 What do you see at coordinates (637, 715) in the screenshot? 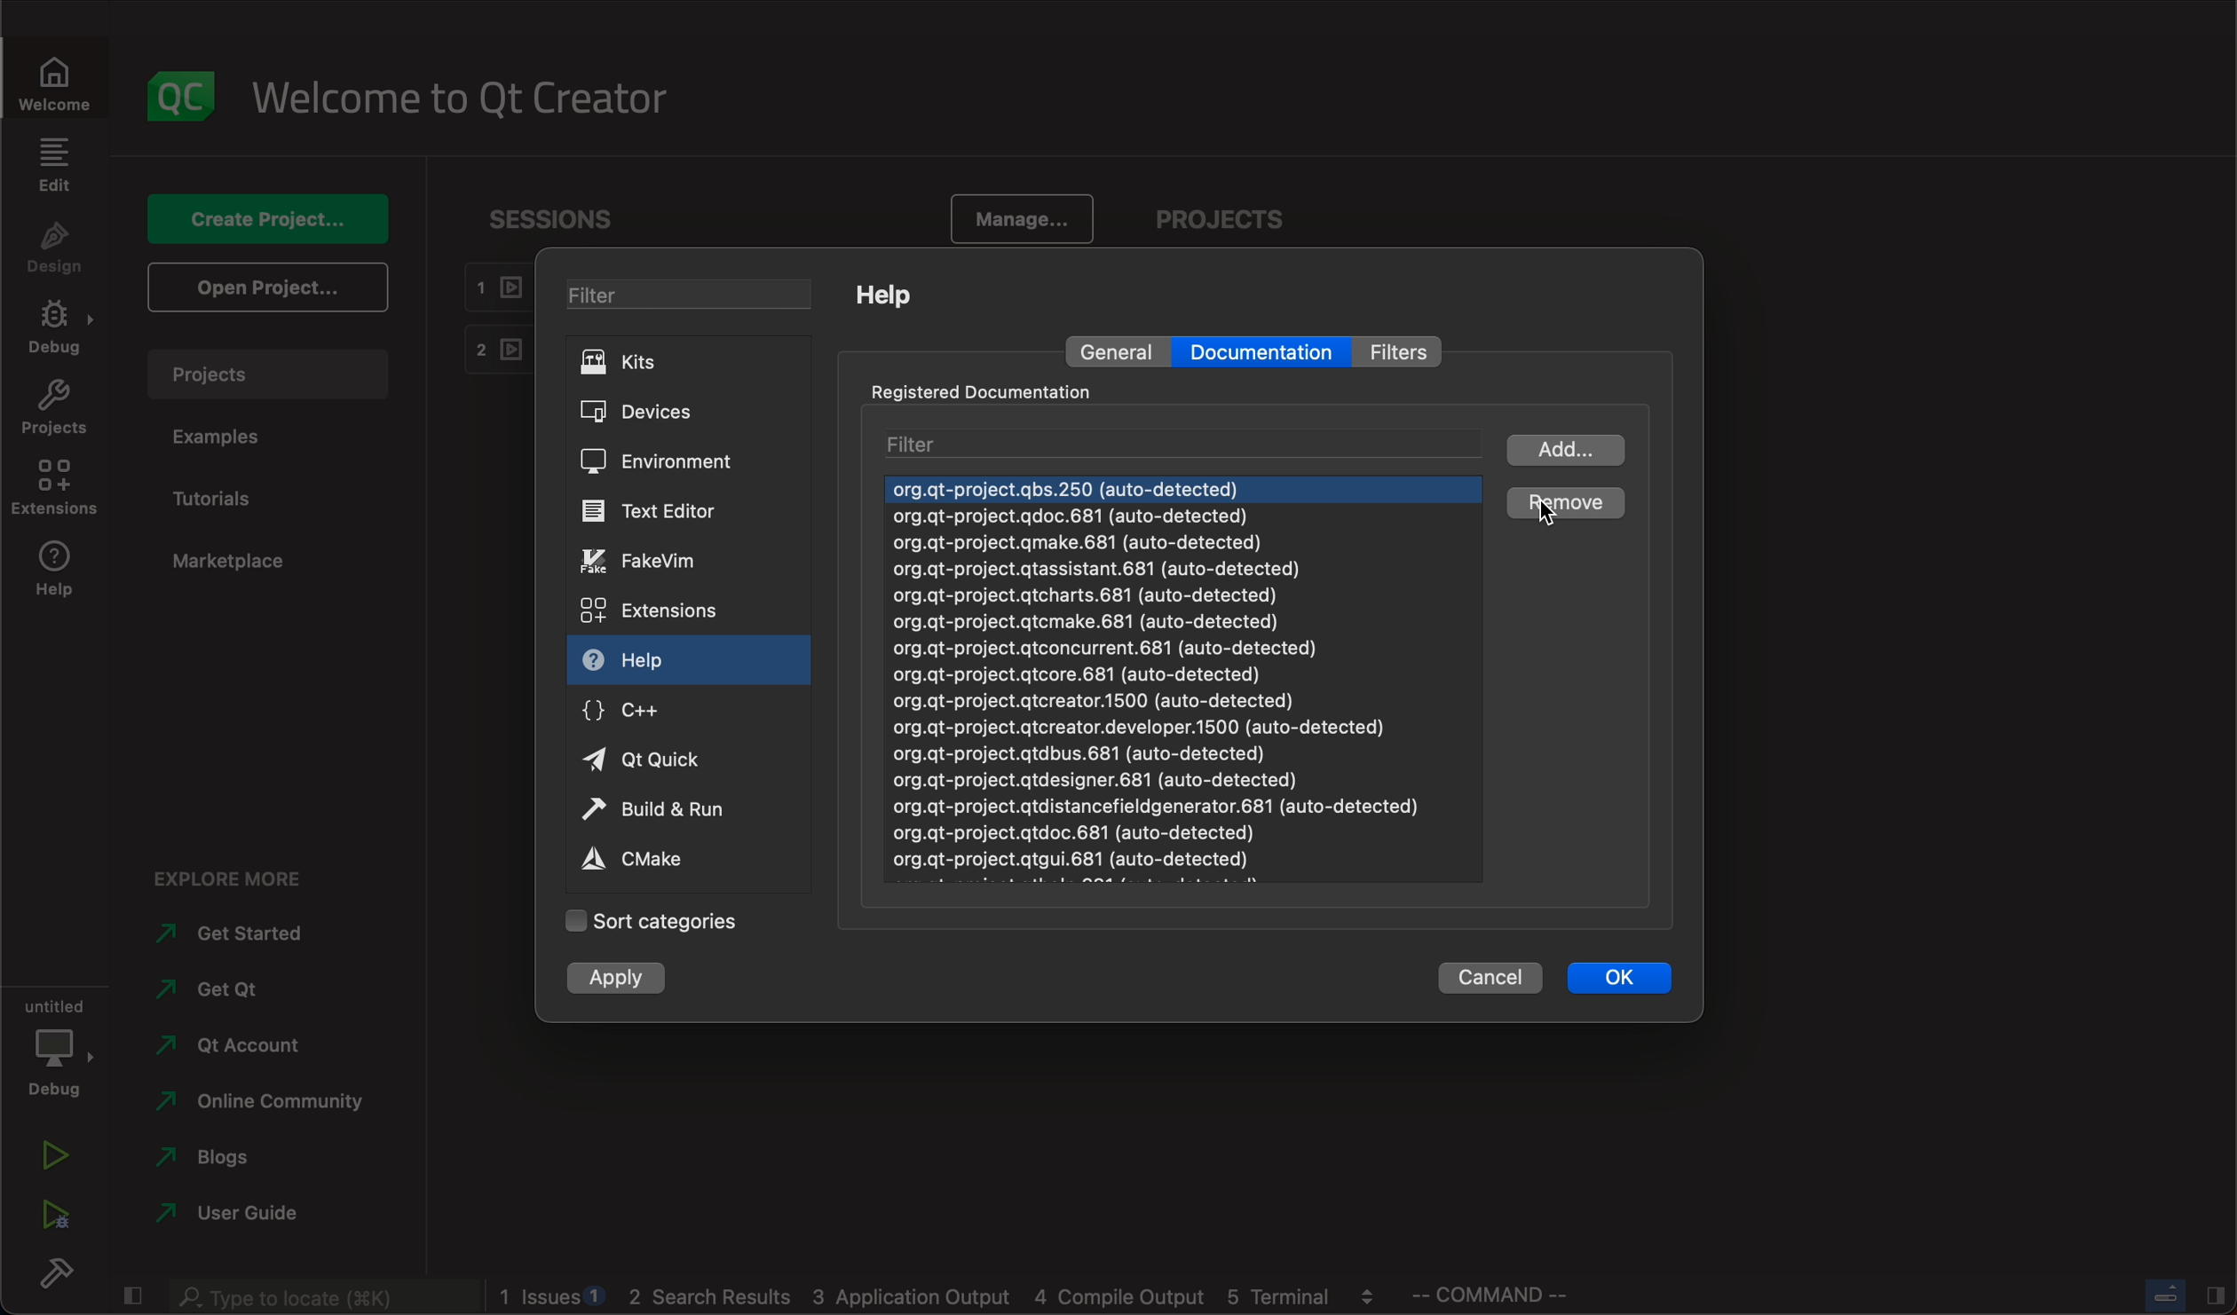
I see `c++` at bounding box center [637, 715].